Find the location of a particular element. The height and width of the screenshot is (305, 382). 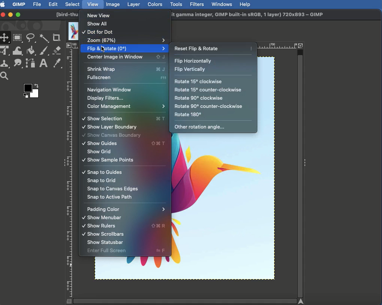

Color management is located at coordinates (125, 107).